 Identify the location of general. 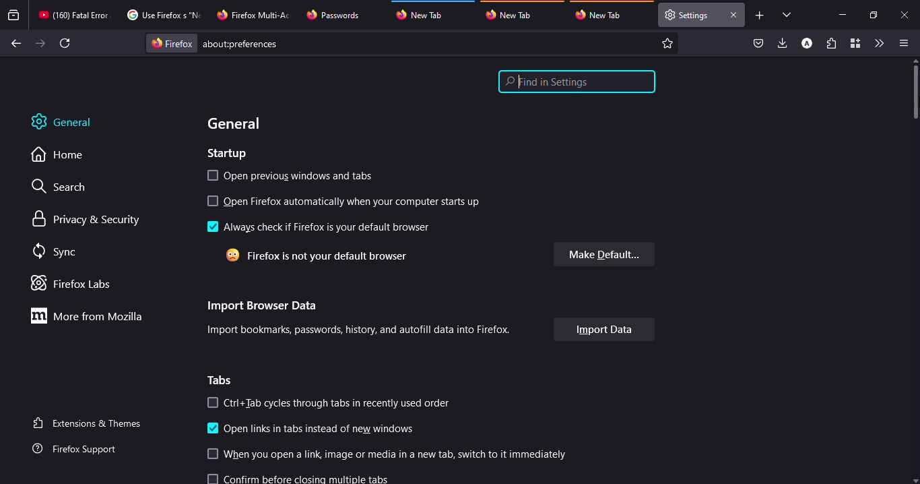
(71, 122).